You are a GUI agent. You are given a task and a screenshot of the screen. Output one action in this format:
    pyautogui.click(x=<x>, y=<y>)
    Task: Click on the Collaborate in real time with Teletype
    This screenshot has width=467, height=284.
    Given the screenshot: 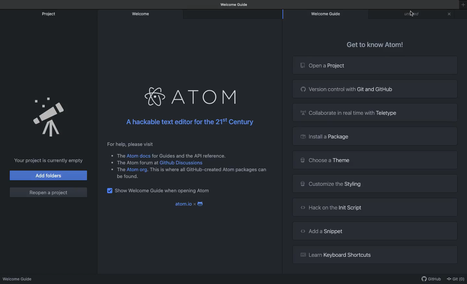 What is the action you would take?
    pyautogui.click(x=382, y=112)
    